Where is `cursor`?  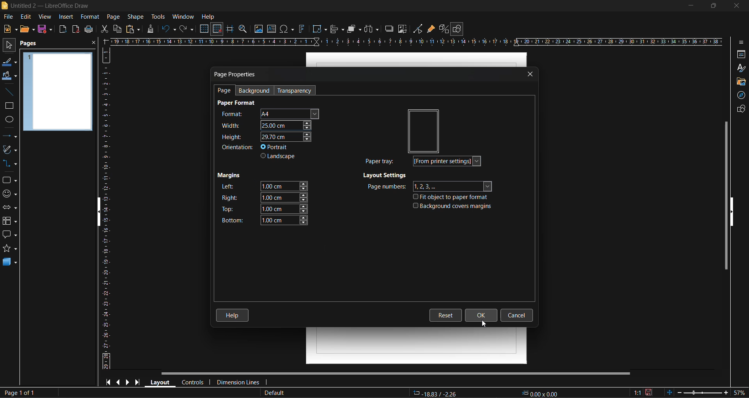 cursor is located at coordinates (484, 325).